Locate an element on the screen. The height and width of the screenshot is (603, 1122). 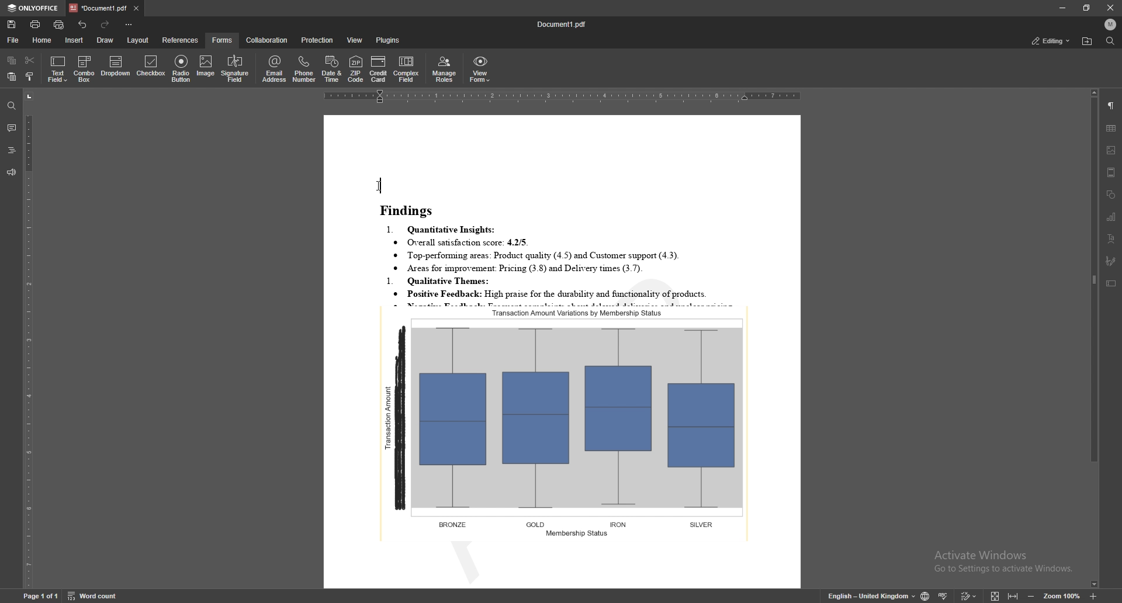
zip code is located at coordinates (356, 70).